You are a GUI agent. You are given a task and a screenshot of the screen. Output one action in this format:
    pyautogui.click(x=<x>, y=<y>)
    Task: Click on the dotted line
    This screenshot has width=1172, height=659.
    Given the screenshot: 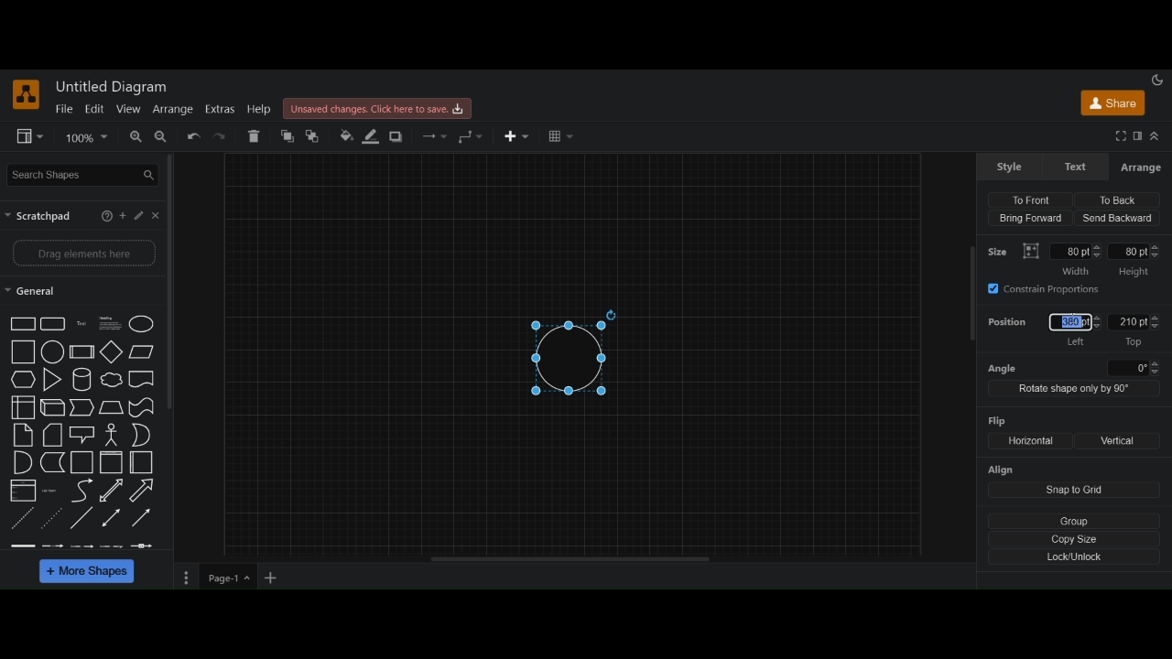 What is the action you would take?
    pyautogui.click(x=23, y=520)
    